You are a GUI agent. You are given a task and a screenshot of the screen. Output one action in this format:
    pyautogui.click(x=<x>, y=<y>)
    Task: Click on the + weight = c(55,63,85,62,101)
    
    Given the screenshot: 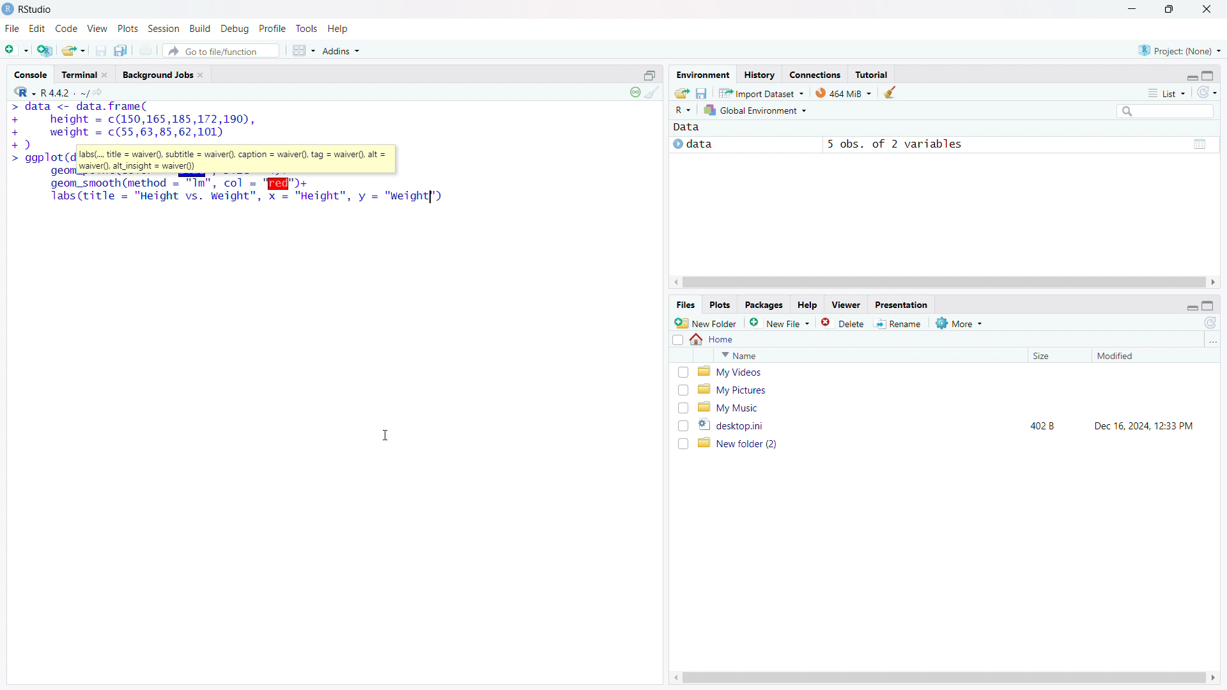 What is the action you would take?
    pyautogui.click(x=120, y=133)
    